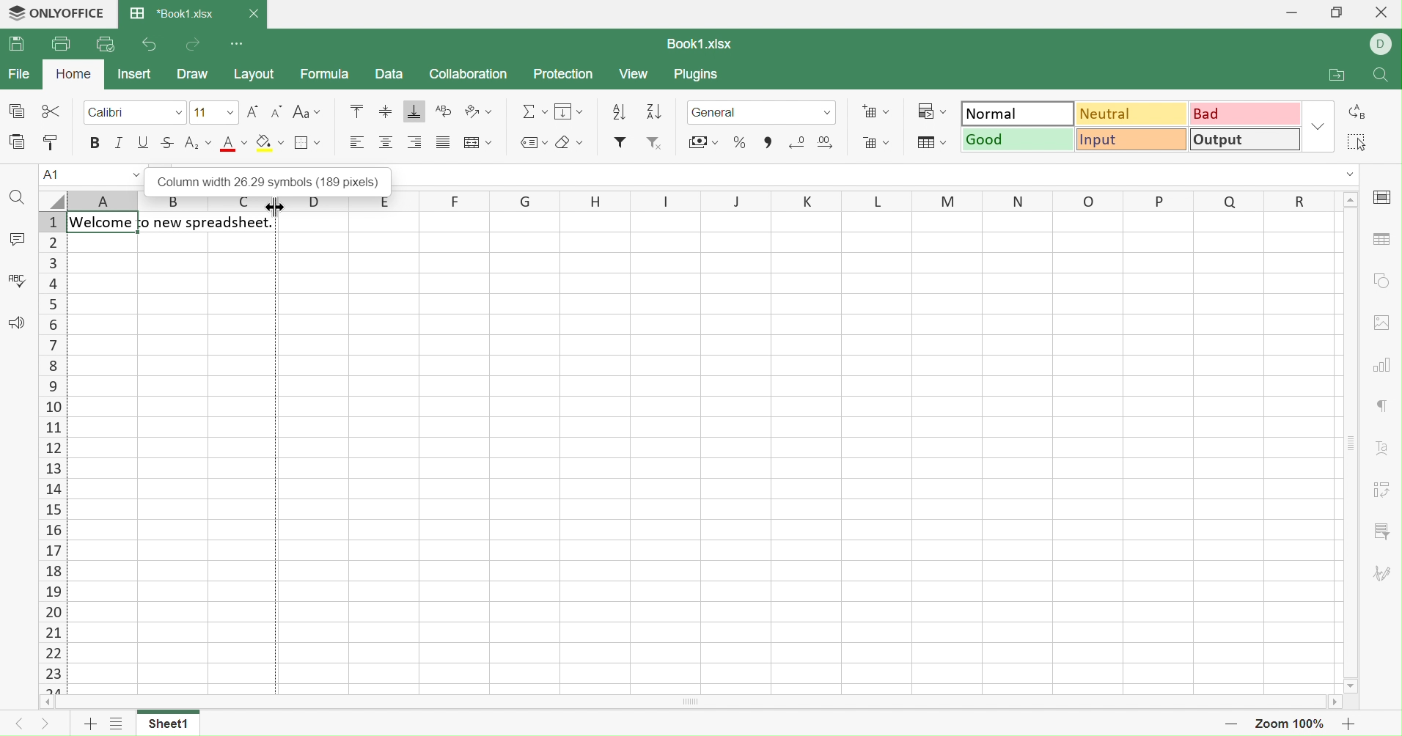 The width and height of the screenshot is (1402, 736). I want to click on Cut, so click(50, 108).